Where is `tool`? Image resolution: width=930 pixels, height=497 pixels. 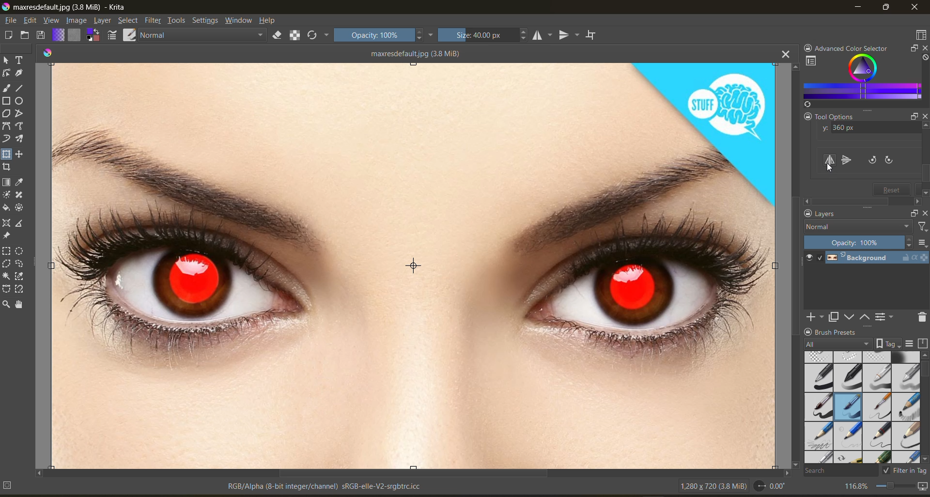
tool is located at coordinates (20, 225).